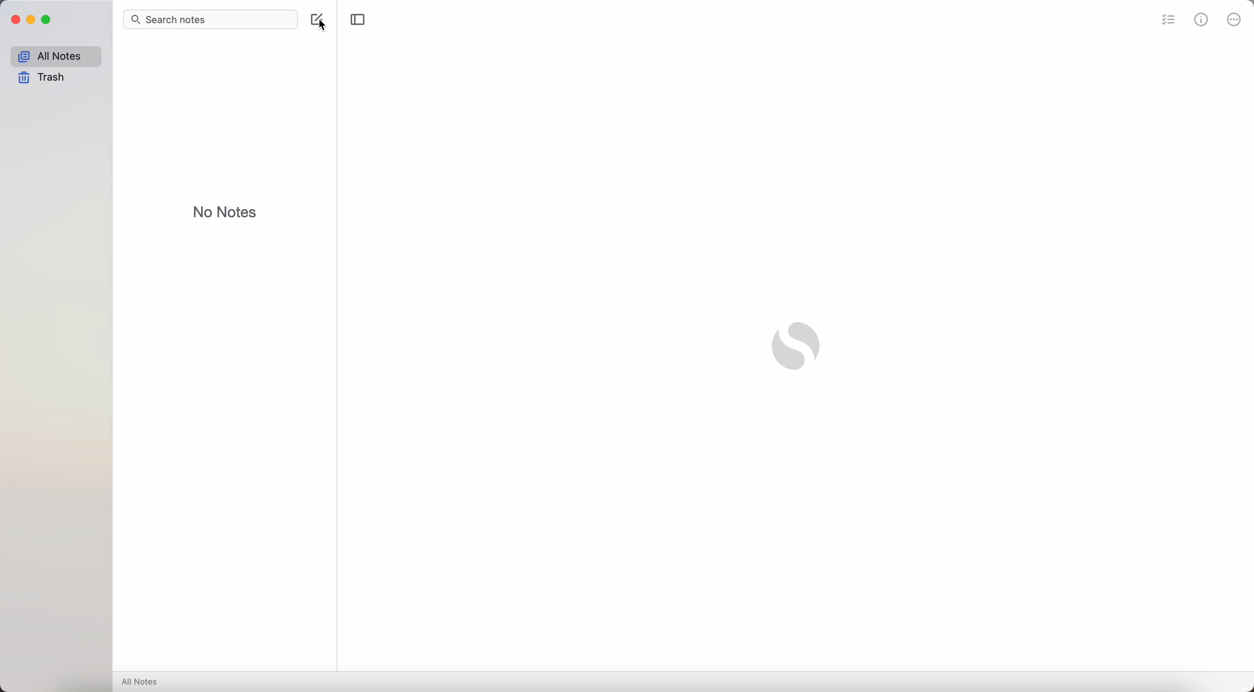  I want to click on search bar, so click(211, 19).